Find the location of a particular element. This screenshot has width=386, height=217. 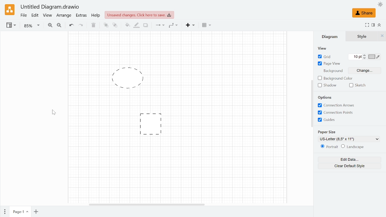

Background is located at coordinates (332, 71).